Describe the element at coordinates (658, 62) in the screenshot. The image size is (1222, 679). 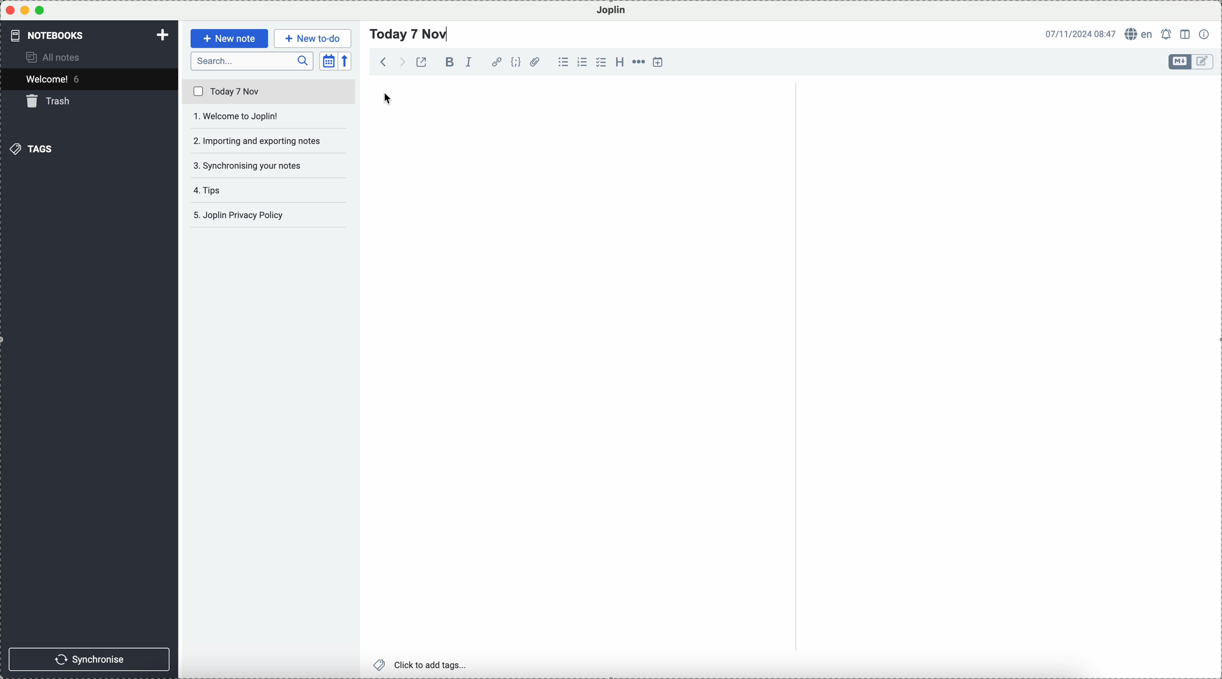
I see `insert time` at that location.